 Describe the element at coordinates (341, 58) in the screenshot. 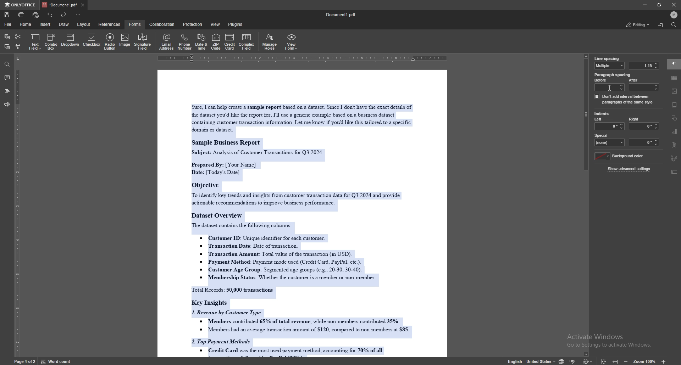

I see `horizontal scale` at that location.